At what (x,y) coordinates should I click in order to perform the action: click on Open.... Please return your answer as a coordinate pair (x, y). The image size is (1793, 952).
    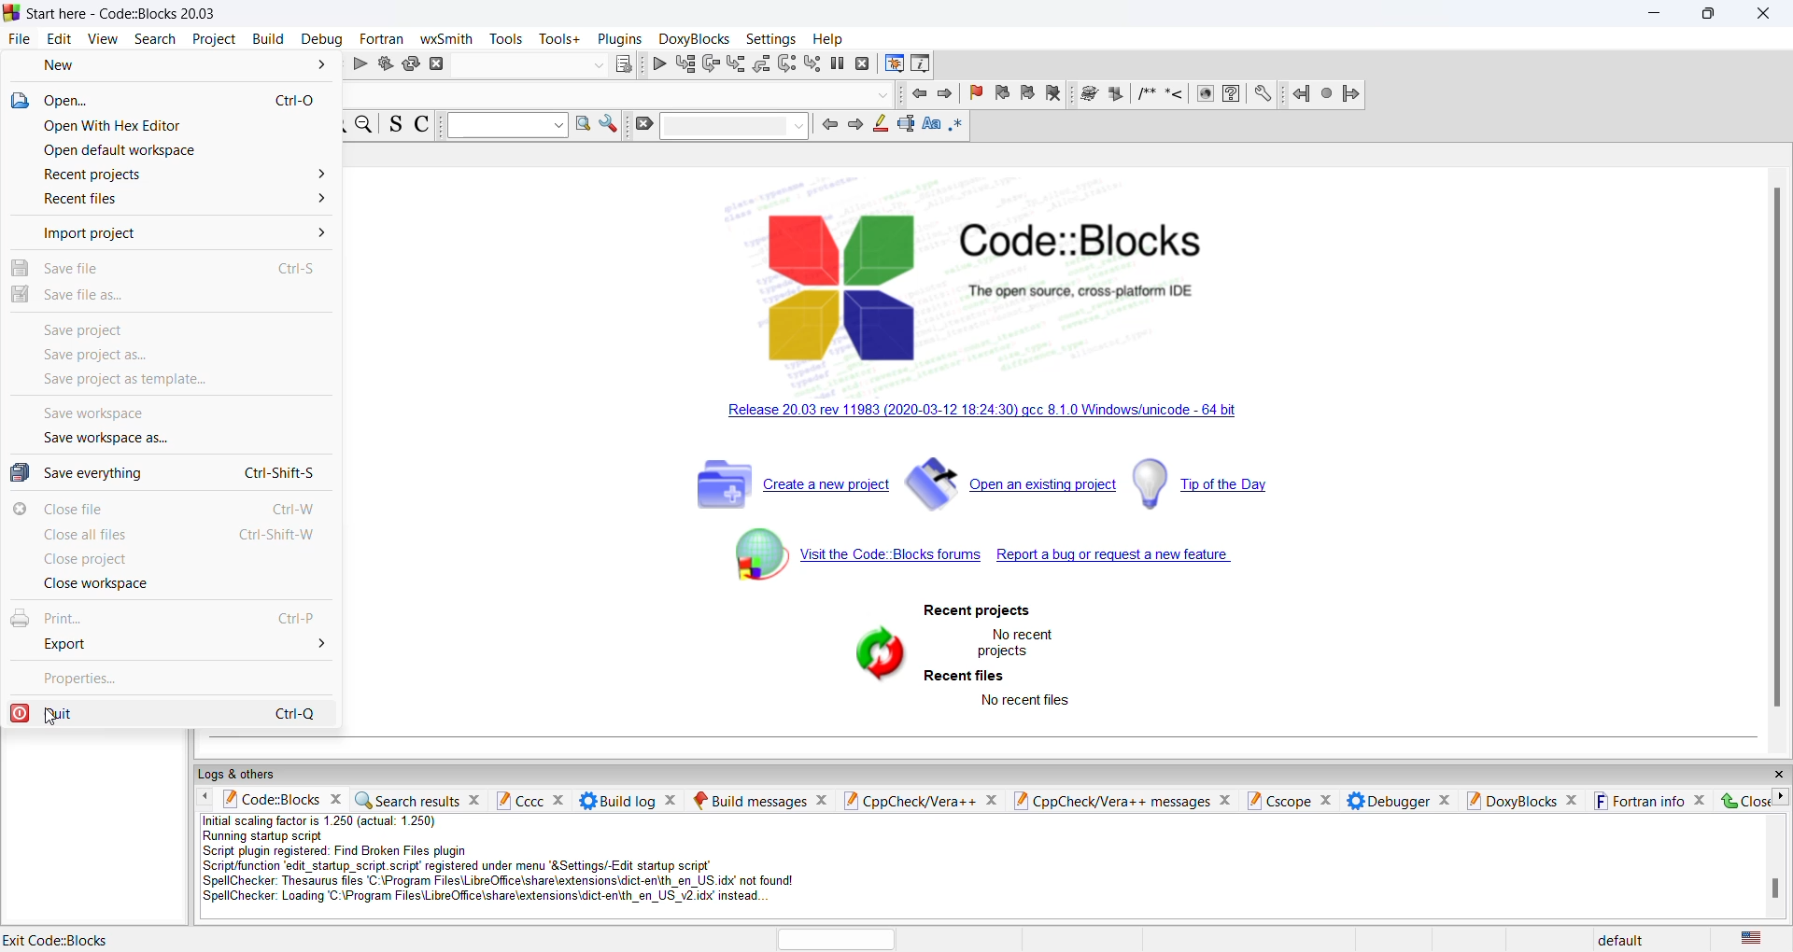
    Looking at the image, I should click on (182, 101).